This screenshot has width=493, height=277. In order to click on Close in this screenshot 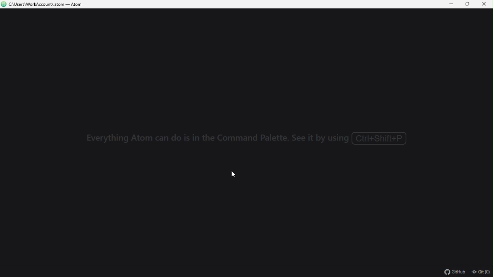, I will do `click(486, 5)`.